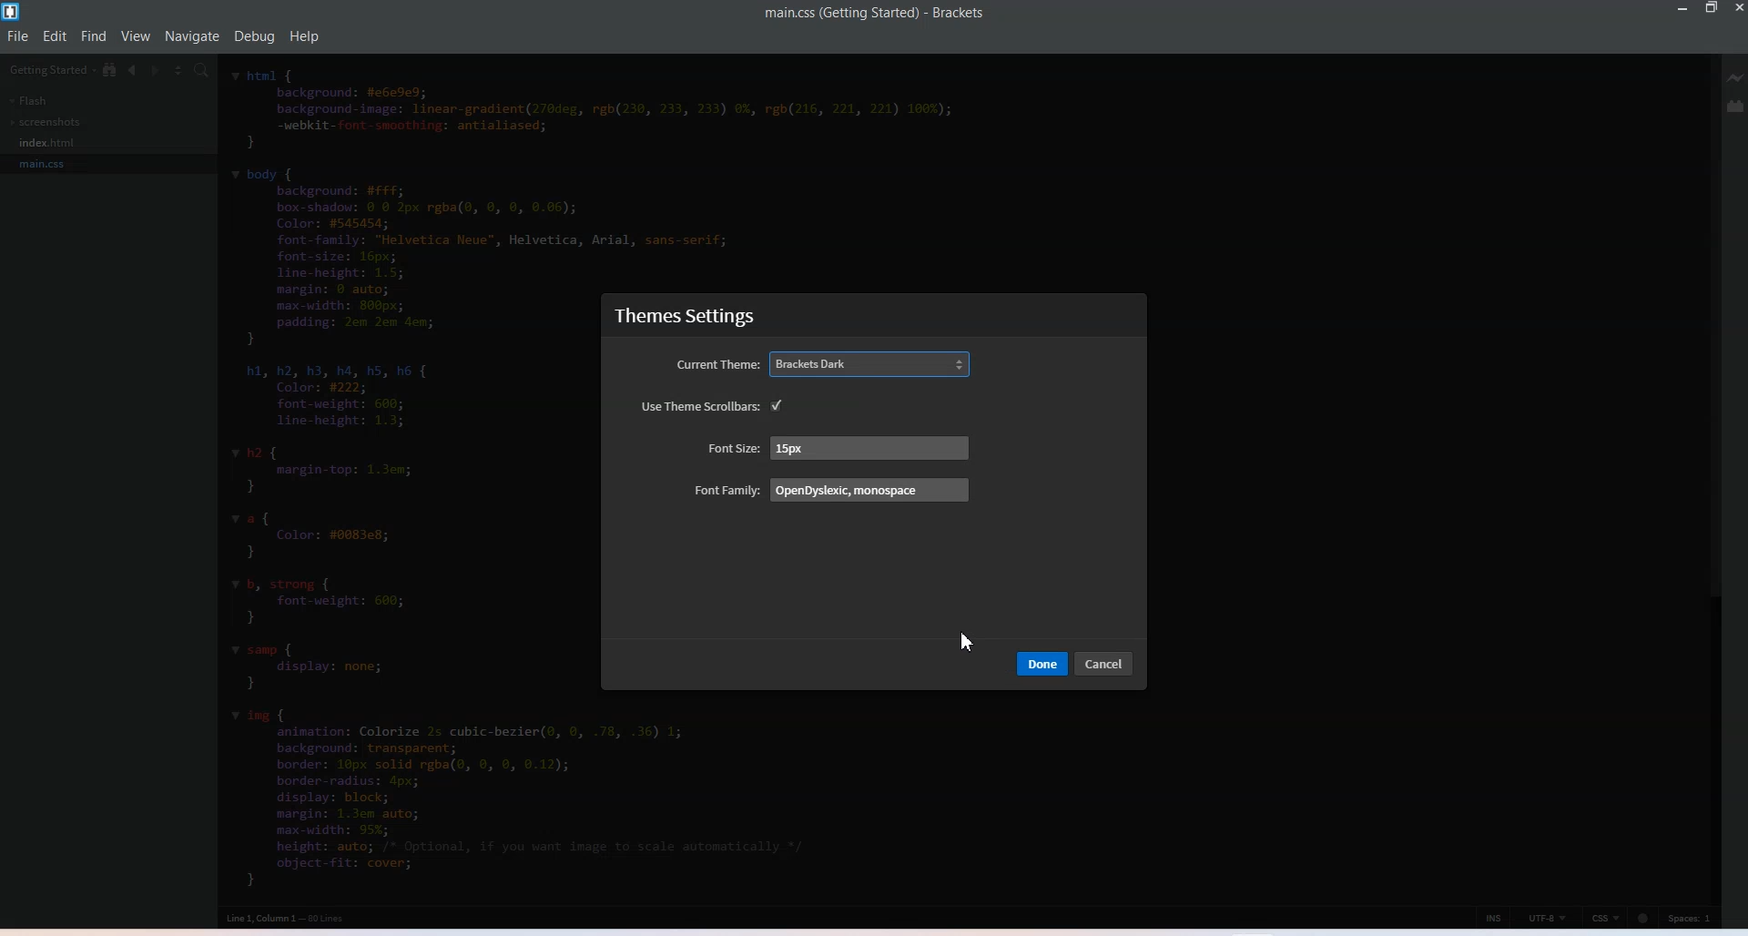  Describe the element at coordinates (46, 122) in the screenshot. I see `Screenshots` at that location.